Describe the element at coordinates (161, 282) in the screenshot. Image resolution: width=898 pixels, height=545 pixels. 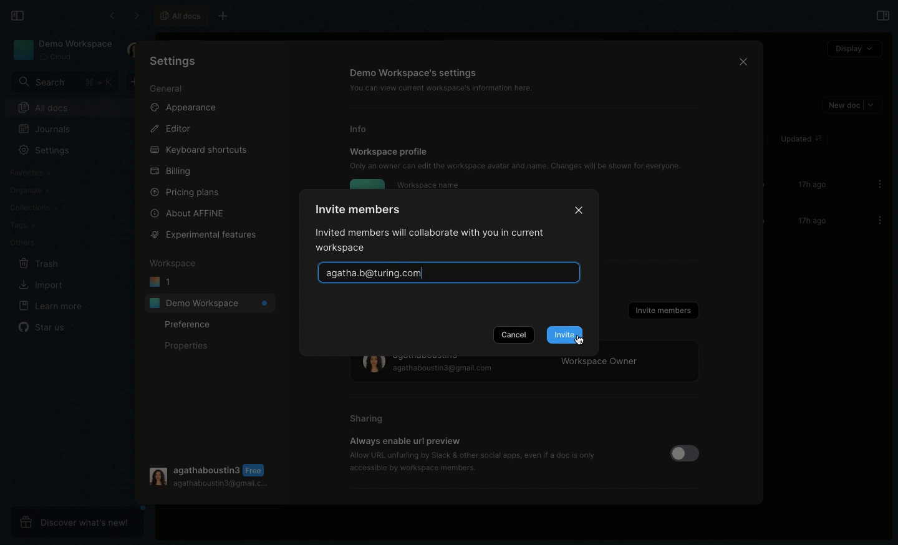
I see `1` at that location.